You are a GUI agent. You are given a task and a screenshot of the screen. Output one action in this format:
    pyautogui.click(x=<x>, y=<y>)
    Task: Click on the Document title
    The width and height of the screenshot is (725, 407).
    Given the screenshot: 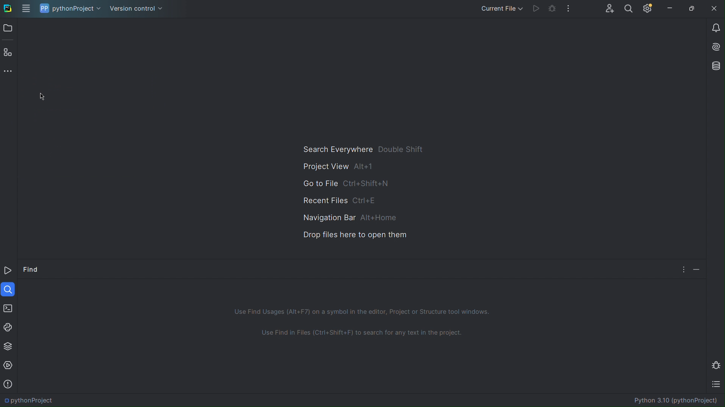 What is the action you would take?
    pyautogui.click(x=668, y=401)
    